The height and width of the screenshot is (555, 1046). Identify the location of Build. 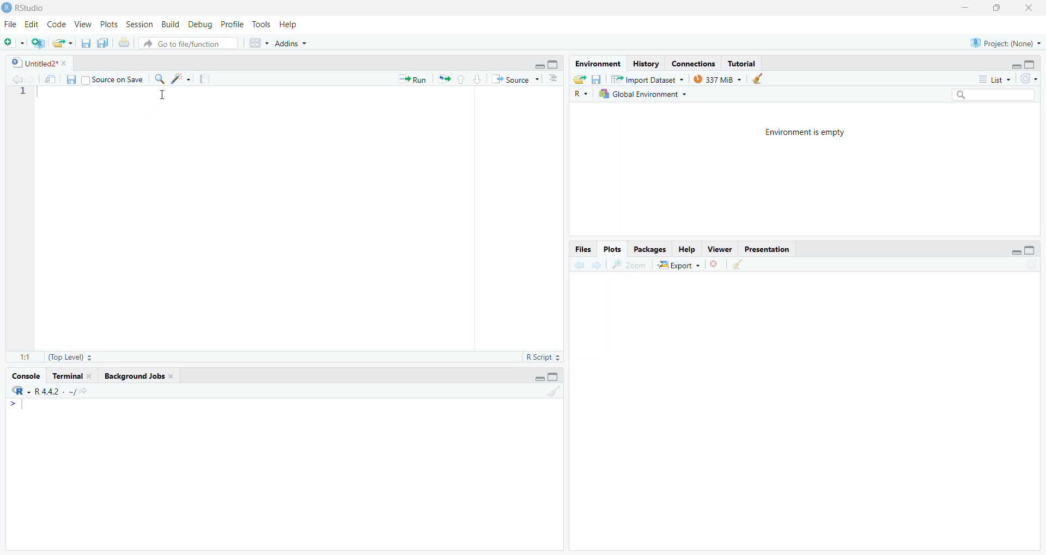
(171, 24).